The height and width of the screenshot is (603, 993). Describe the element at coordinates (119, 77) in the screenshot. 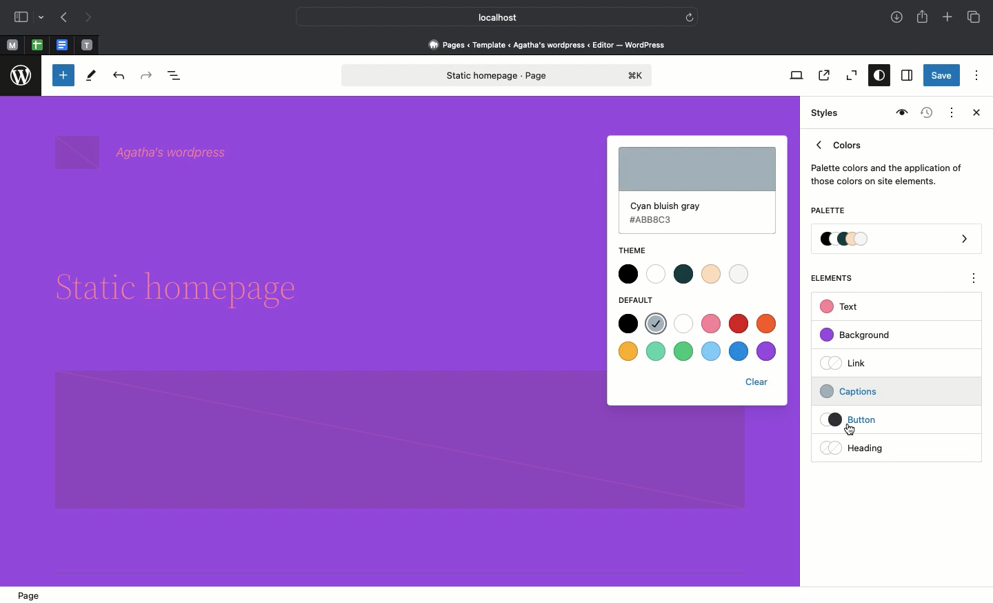

I see `Undo` at that location.